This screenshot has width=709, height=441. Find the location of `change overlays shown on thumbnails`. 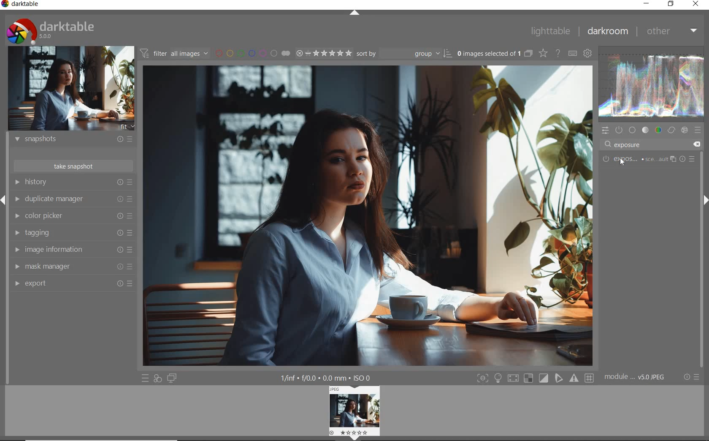

change overlays shown on thumbnails is located at coordinates (543, 53).